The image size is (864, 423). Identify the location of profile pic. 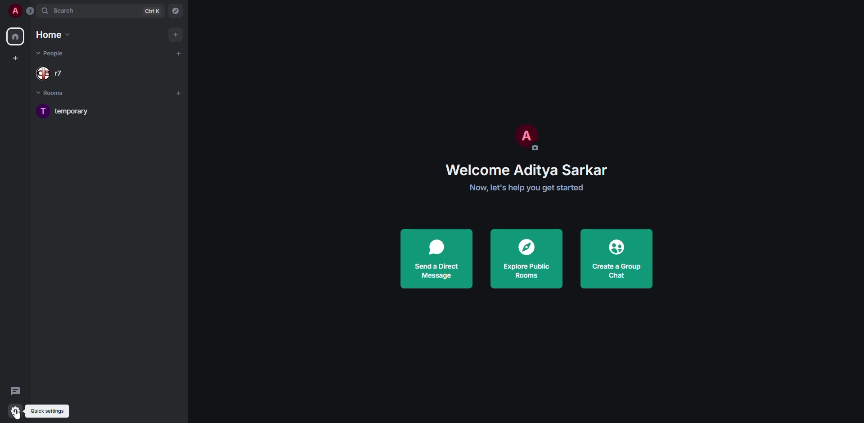
(526, 138).